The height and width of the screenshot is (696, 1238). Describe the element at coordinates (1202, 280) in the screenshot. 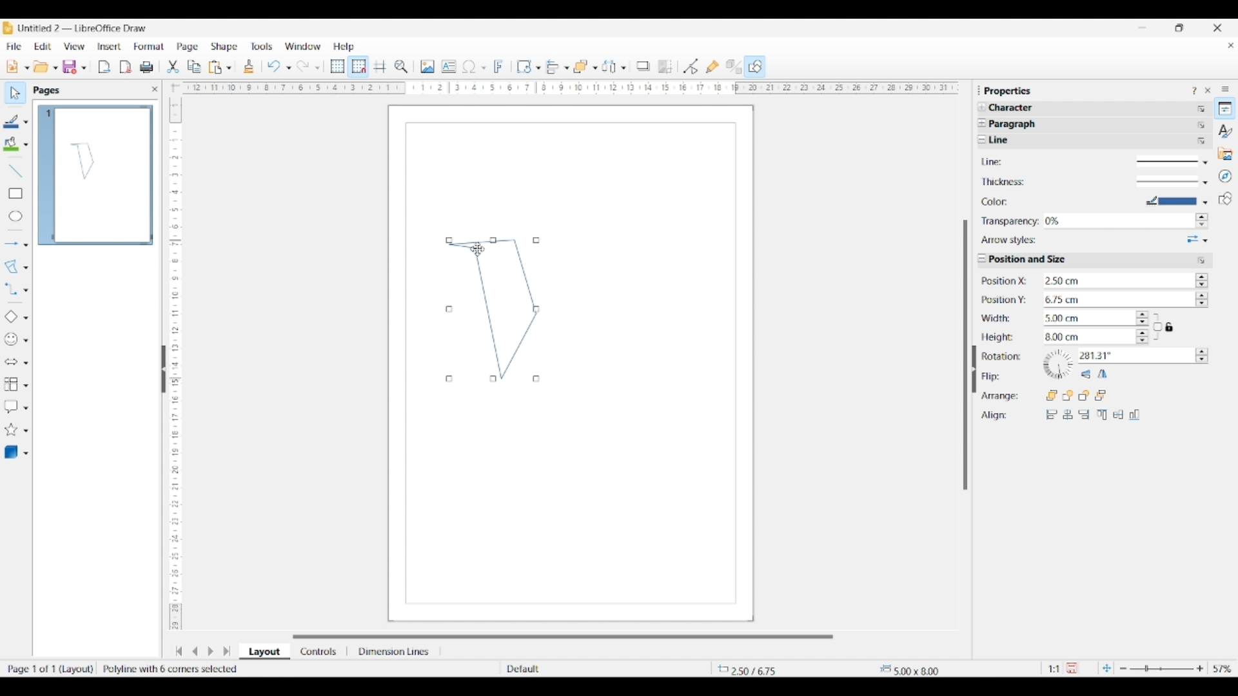

I see `Increase/Decrease position X` at that location.